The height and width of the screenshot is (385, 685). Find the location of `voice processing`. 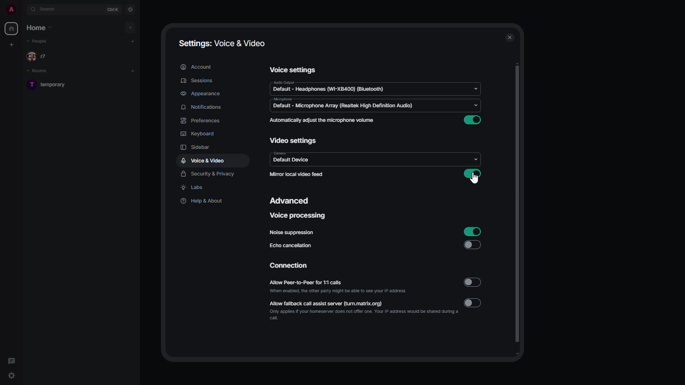

voice processing is located at coordinates (298, 217).